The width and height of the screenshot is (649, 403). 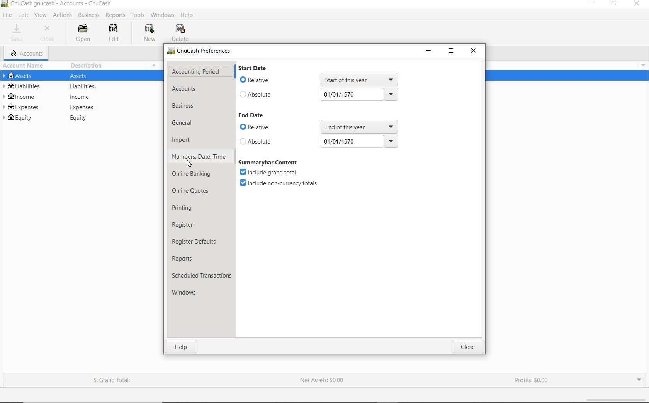 I want to click on SAVE, so click(x=17, y=34).